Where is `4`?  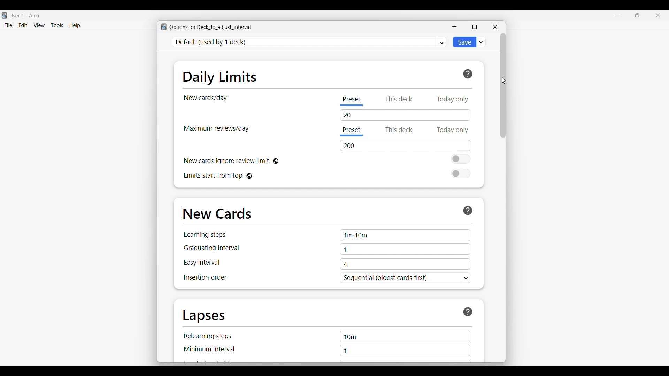
4 is located at coordinates (405, 264).